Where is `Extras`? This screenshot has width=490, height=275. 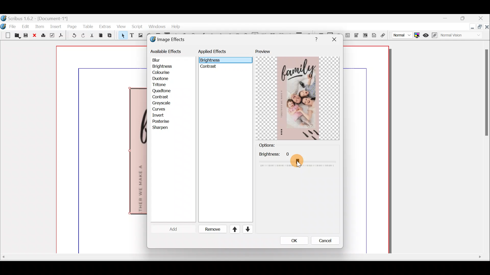
Extras is located at coordinates (105, 26).